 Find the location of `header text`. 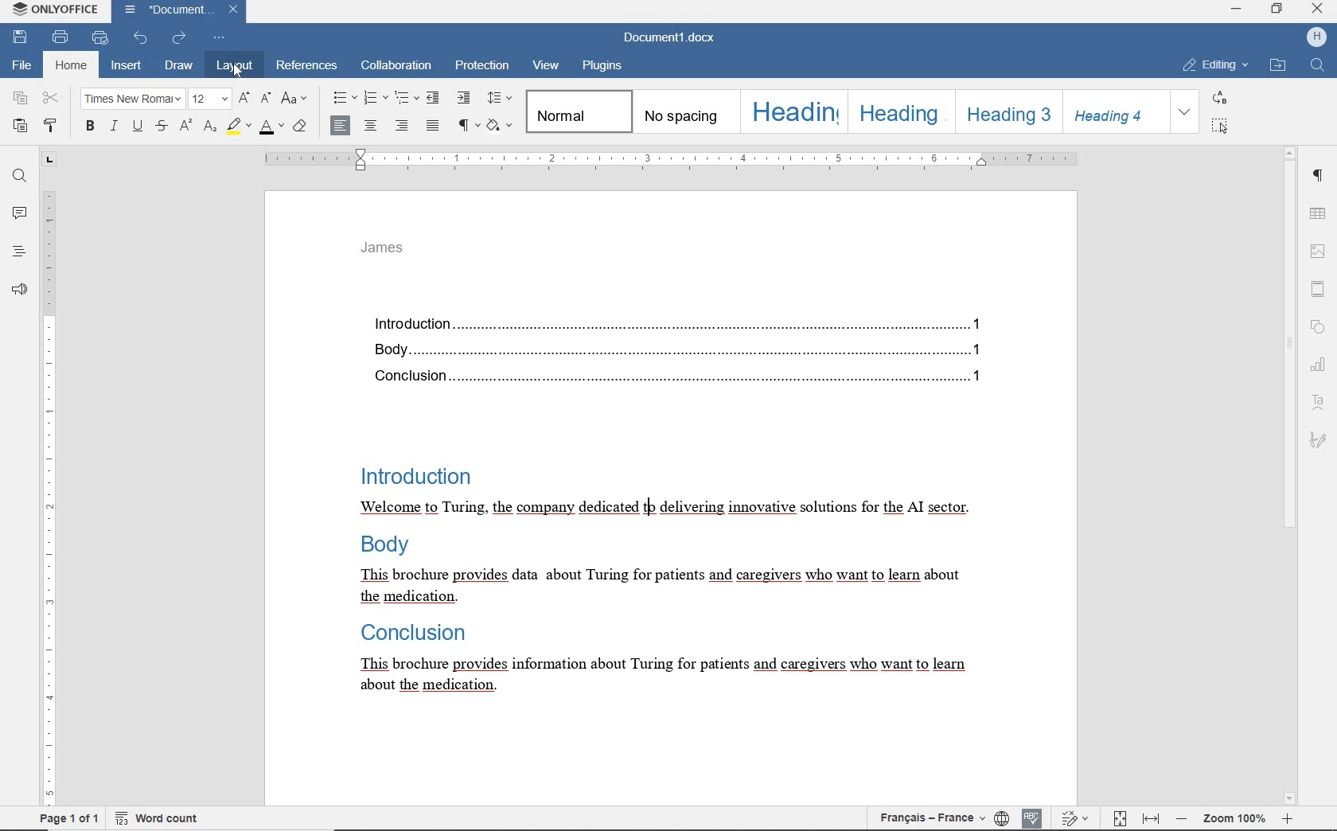

header text is located at coordinates (399, 248).